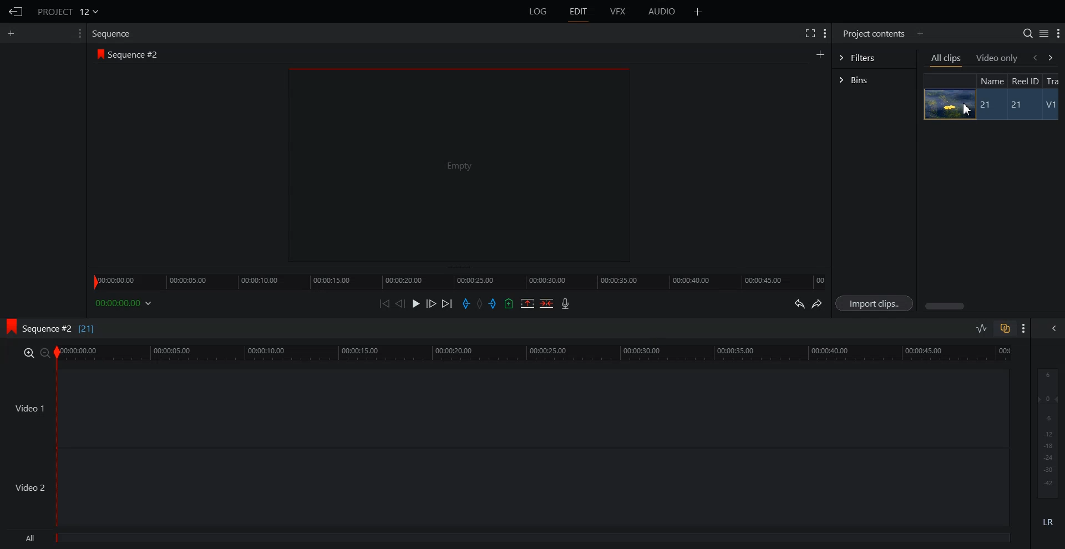 The image size is (1065, 549). Describe the element at coordinates (136, 55) in the screenshot. I see `Sequence #2` at that location.